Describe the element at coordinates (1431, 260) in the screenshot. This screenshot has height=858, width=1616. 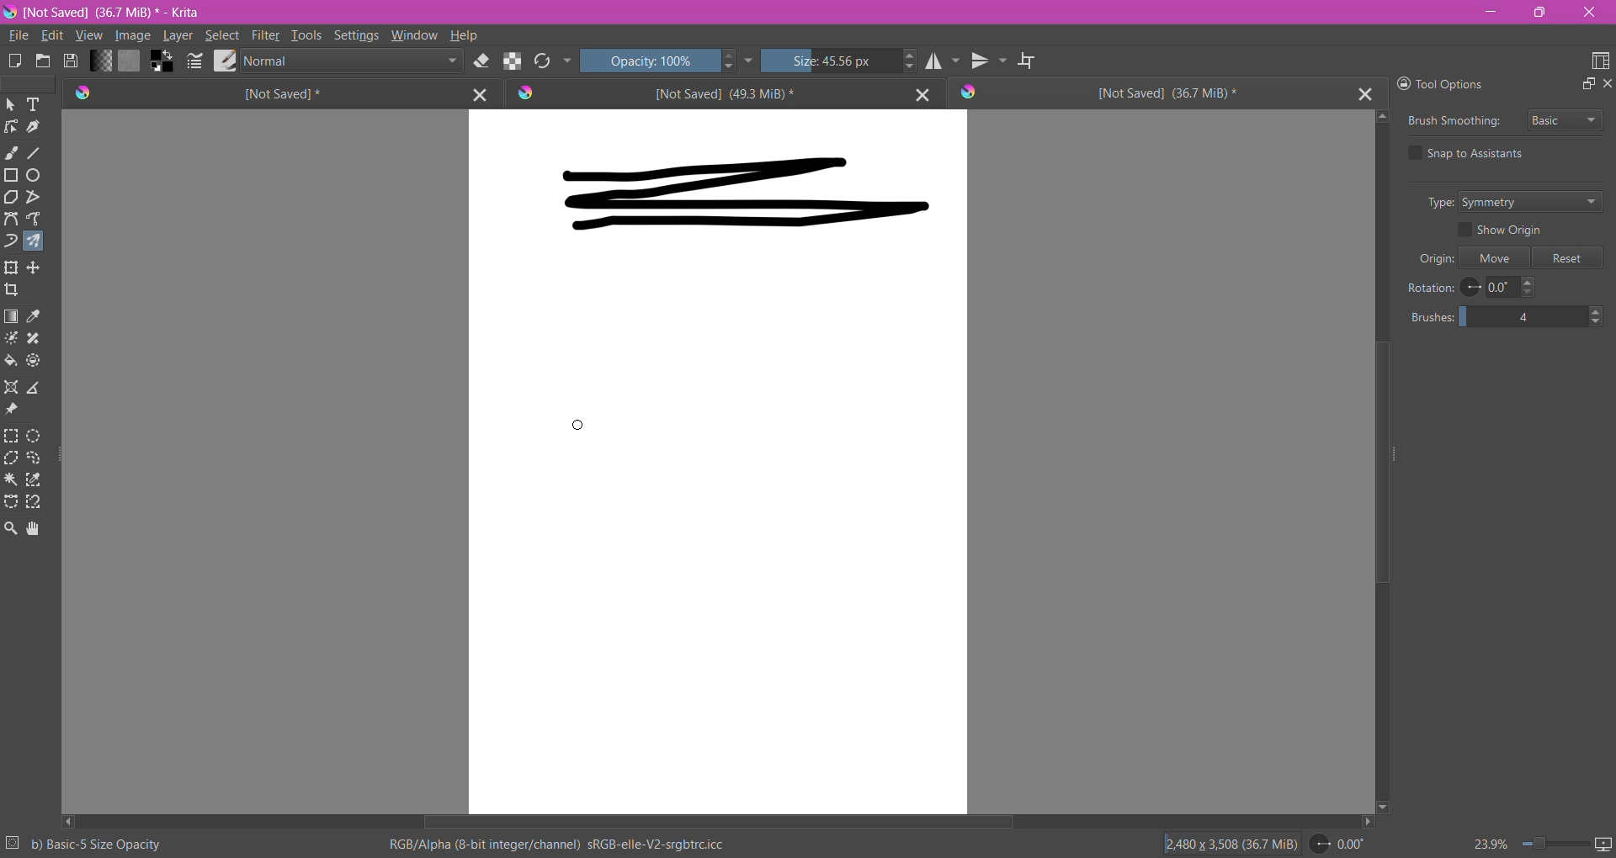
I see `Origin` at that location.